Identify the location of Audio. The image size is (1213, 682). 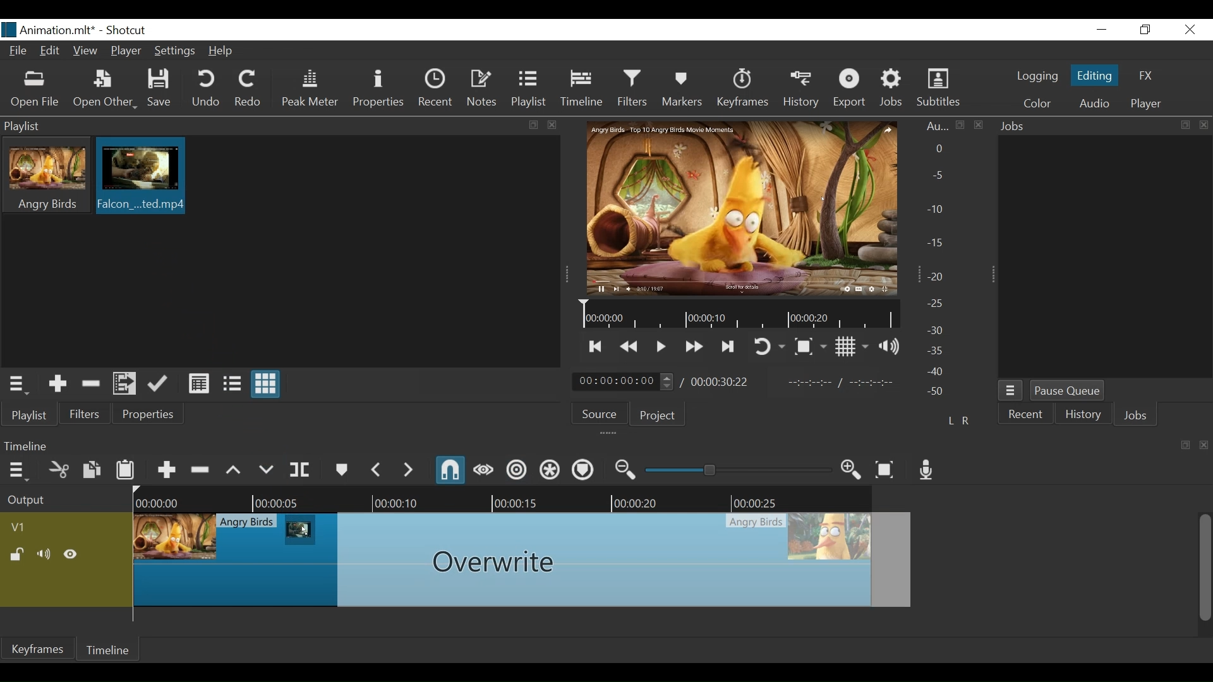
(1093, 104).